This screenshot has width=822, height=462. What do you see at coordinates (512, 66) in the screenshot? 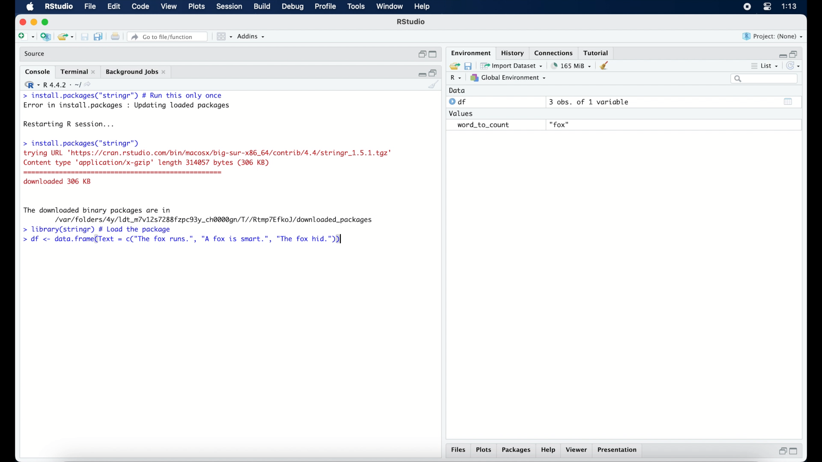
I see `import dataset` at bounding box center [512, 66].